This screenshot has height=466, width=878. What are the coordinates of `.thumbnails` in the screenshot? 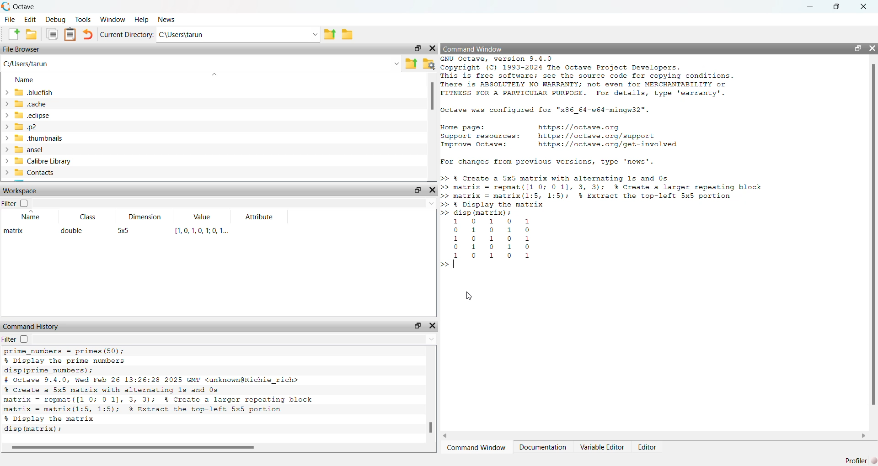 It's located at (39, 138).